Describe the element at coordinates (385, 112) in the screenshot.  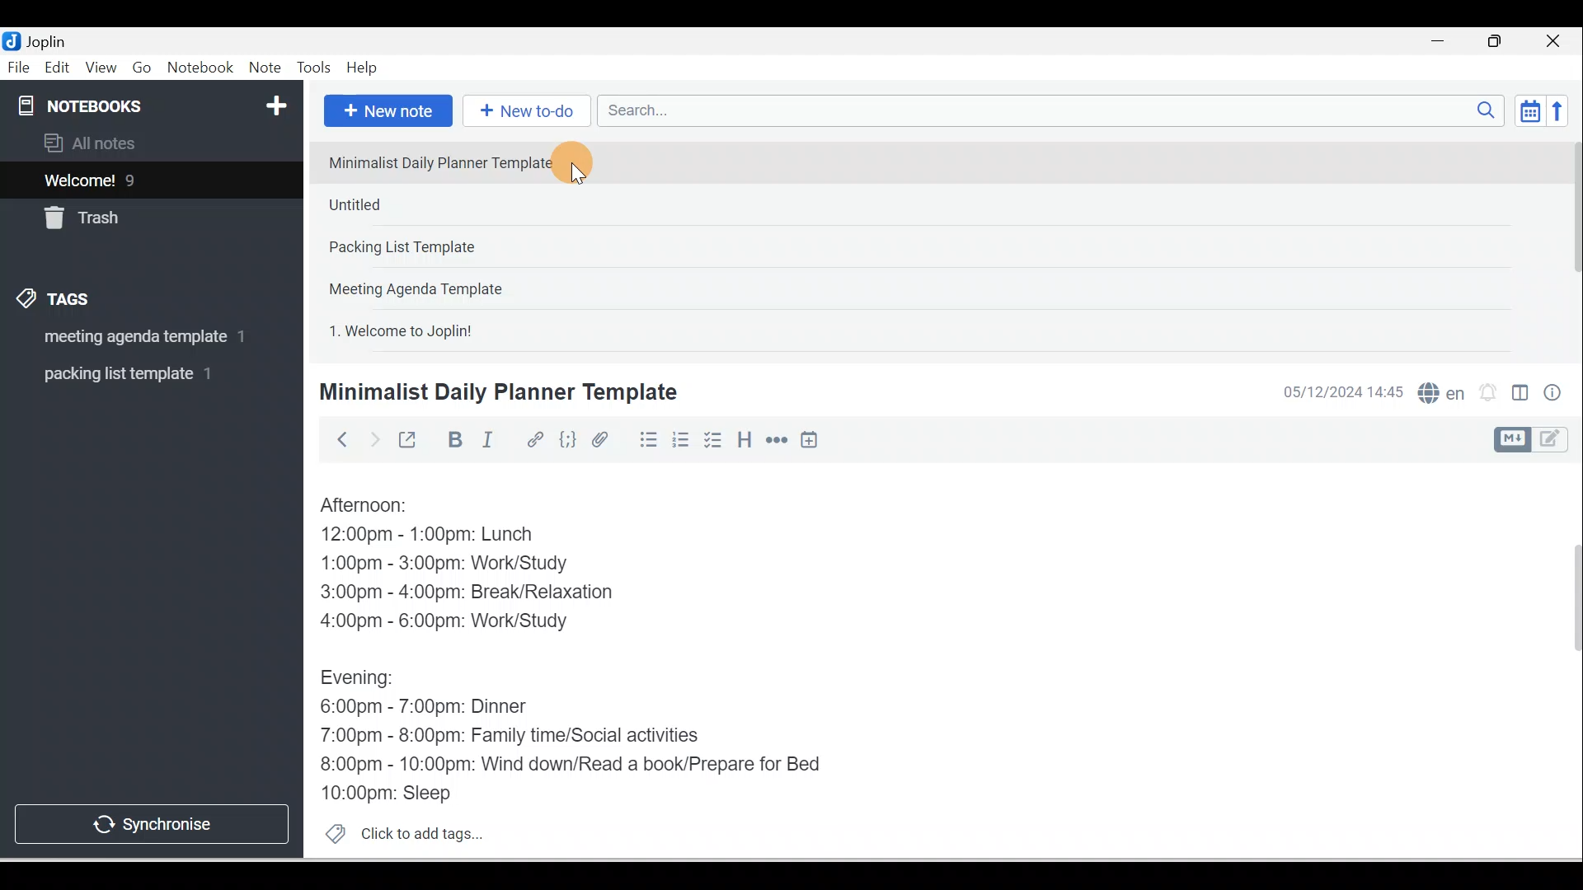
I see `New note` at that location.